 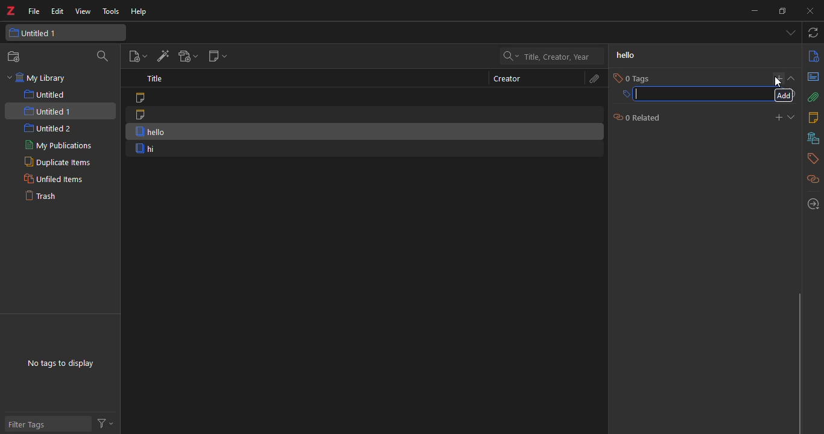 What do you see at coordinates (157, 80) in the screenshot?
I see `title` at bounding box center [157, 80].